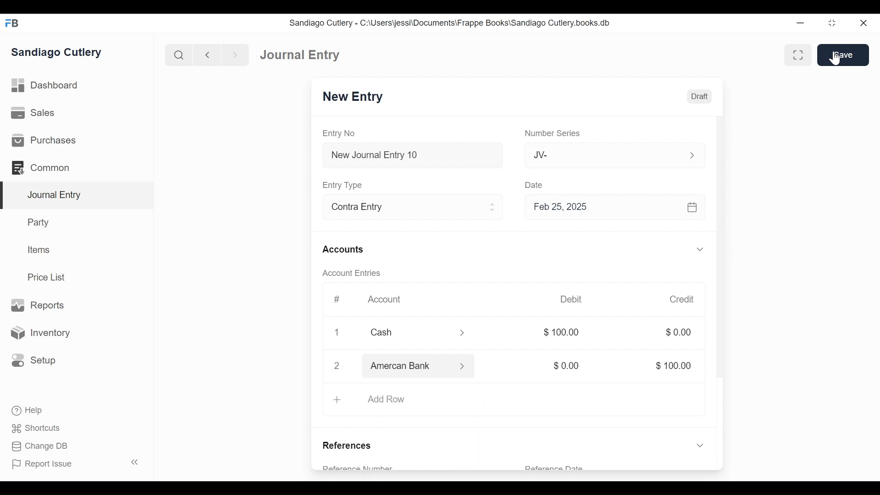 The image size is (880, 495). What do you see at coordinates (302, 55) in the screenshot?
I see `Journal Entry` at bounding box center [302, 55].